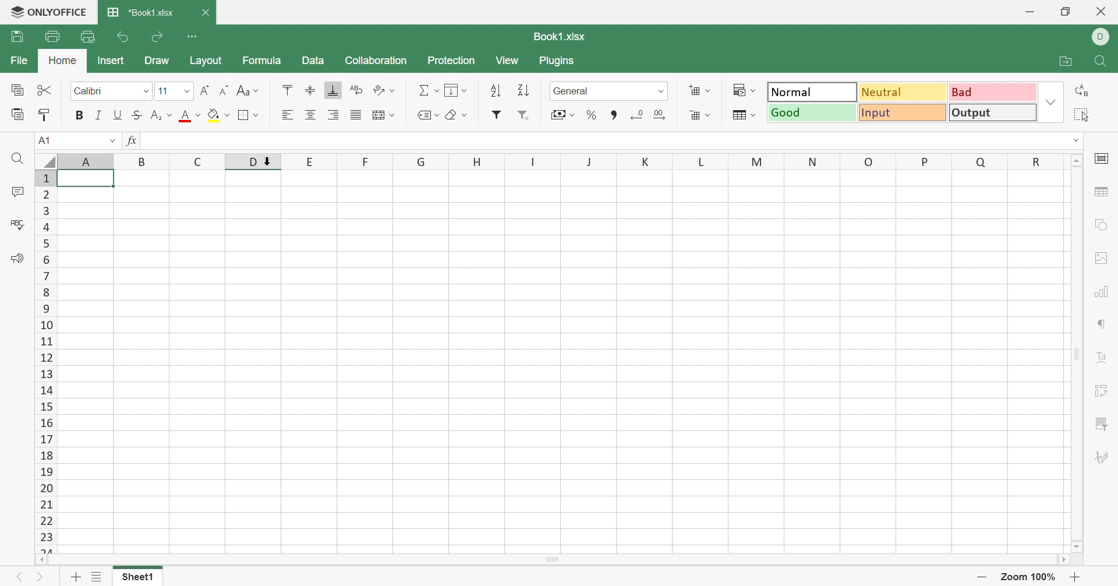  I want to click on Formula, so click(263, 59).